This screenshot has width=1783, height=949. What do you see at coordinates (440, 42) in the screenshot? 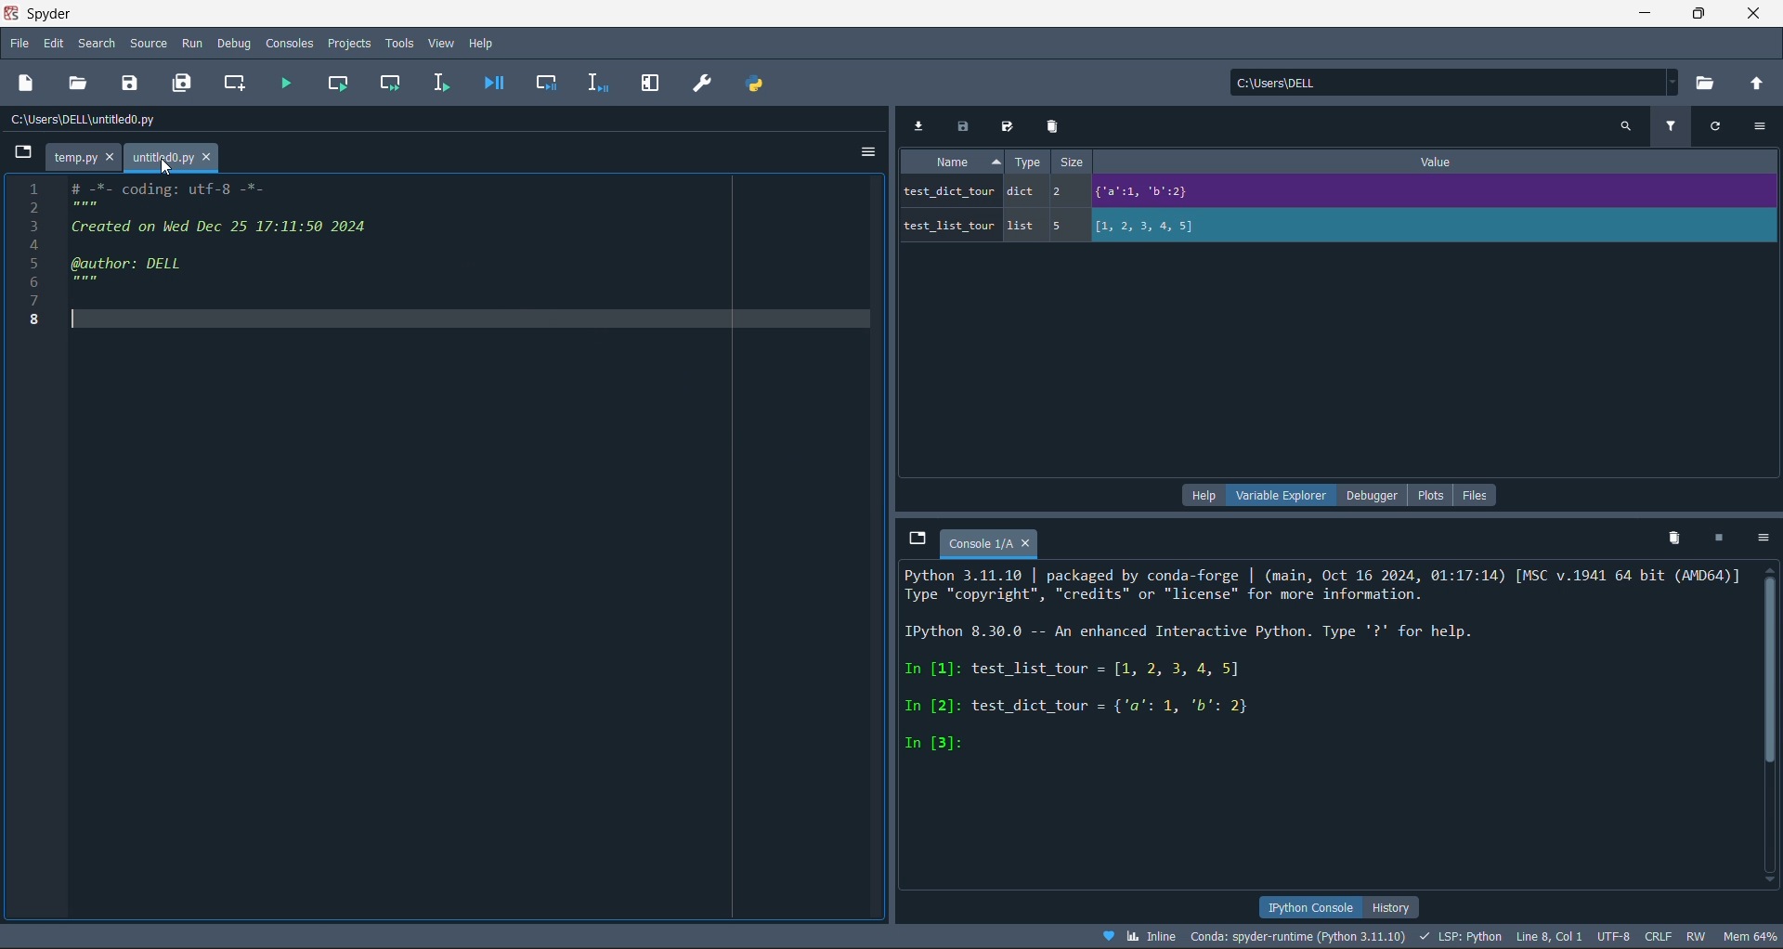
I see `view` at bounding box center [440, 42].